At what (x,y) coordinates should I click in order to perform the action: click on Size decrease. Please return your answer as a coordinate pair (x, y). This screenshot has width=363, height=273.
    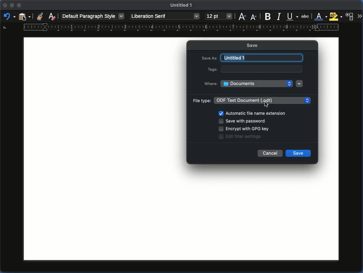
    Looking at the image, I should click on (254, 16).